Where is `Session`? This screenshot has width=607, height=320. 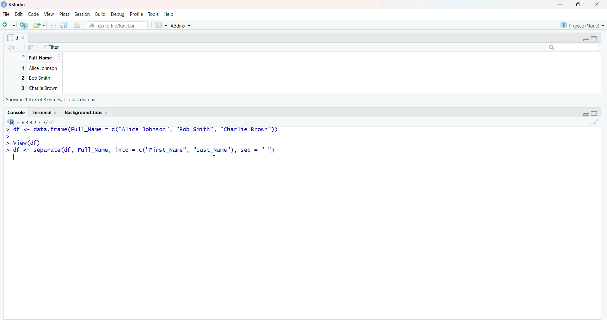 Session is located at coordinates (82, 14).